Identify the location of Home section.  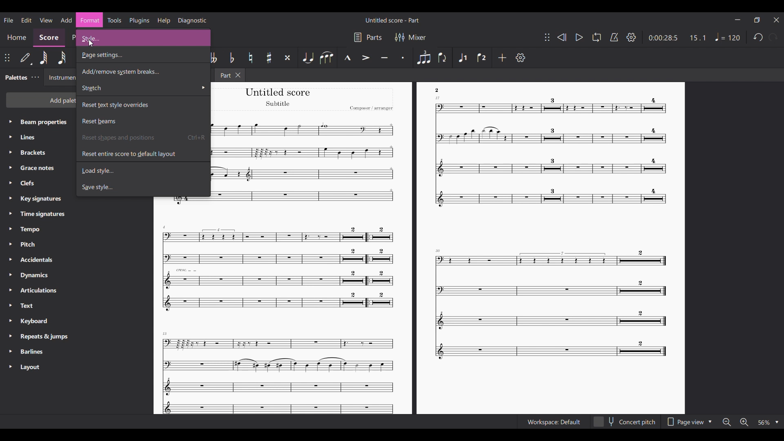
(16, 38).